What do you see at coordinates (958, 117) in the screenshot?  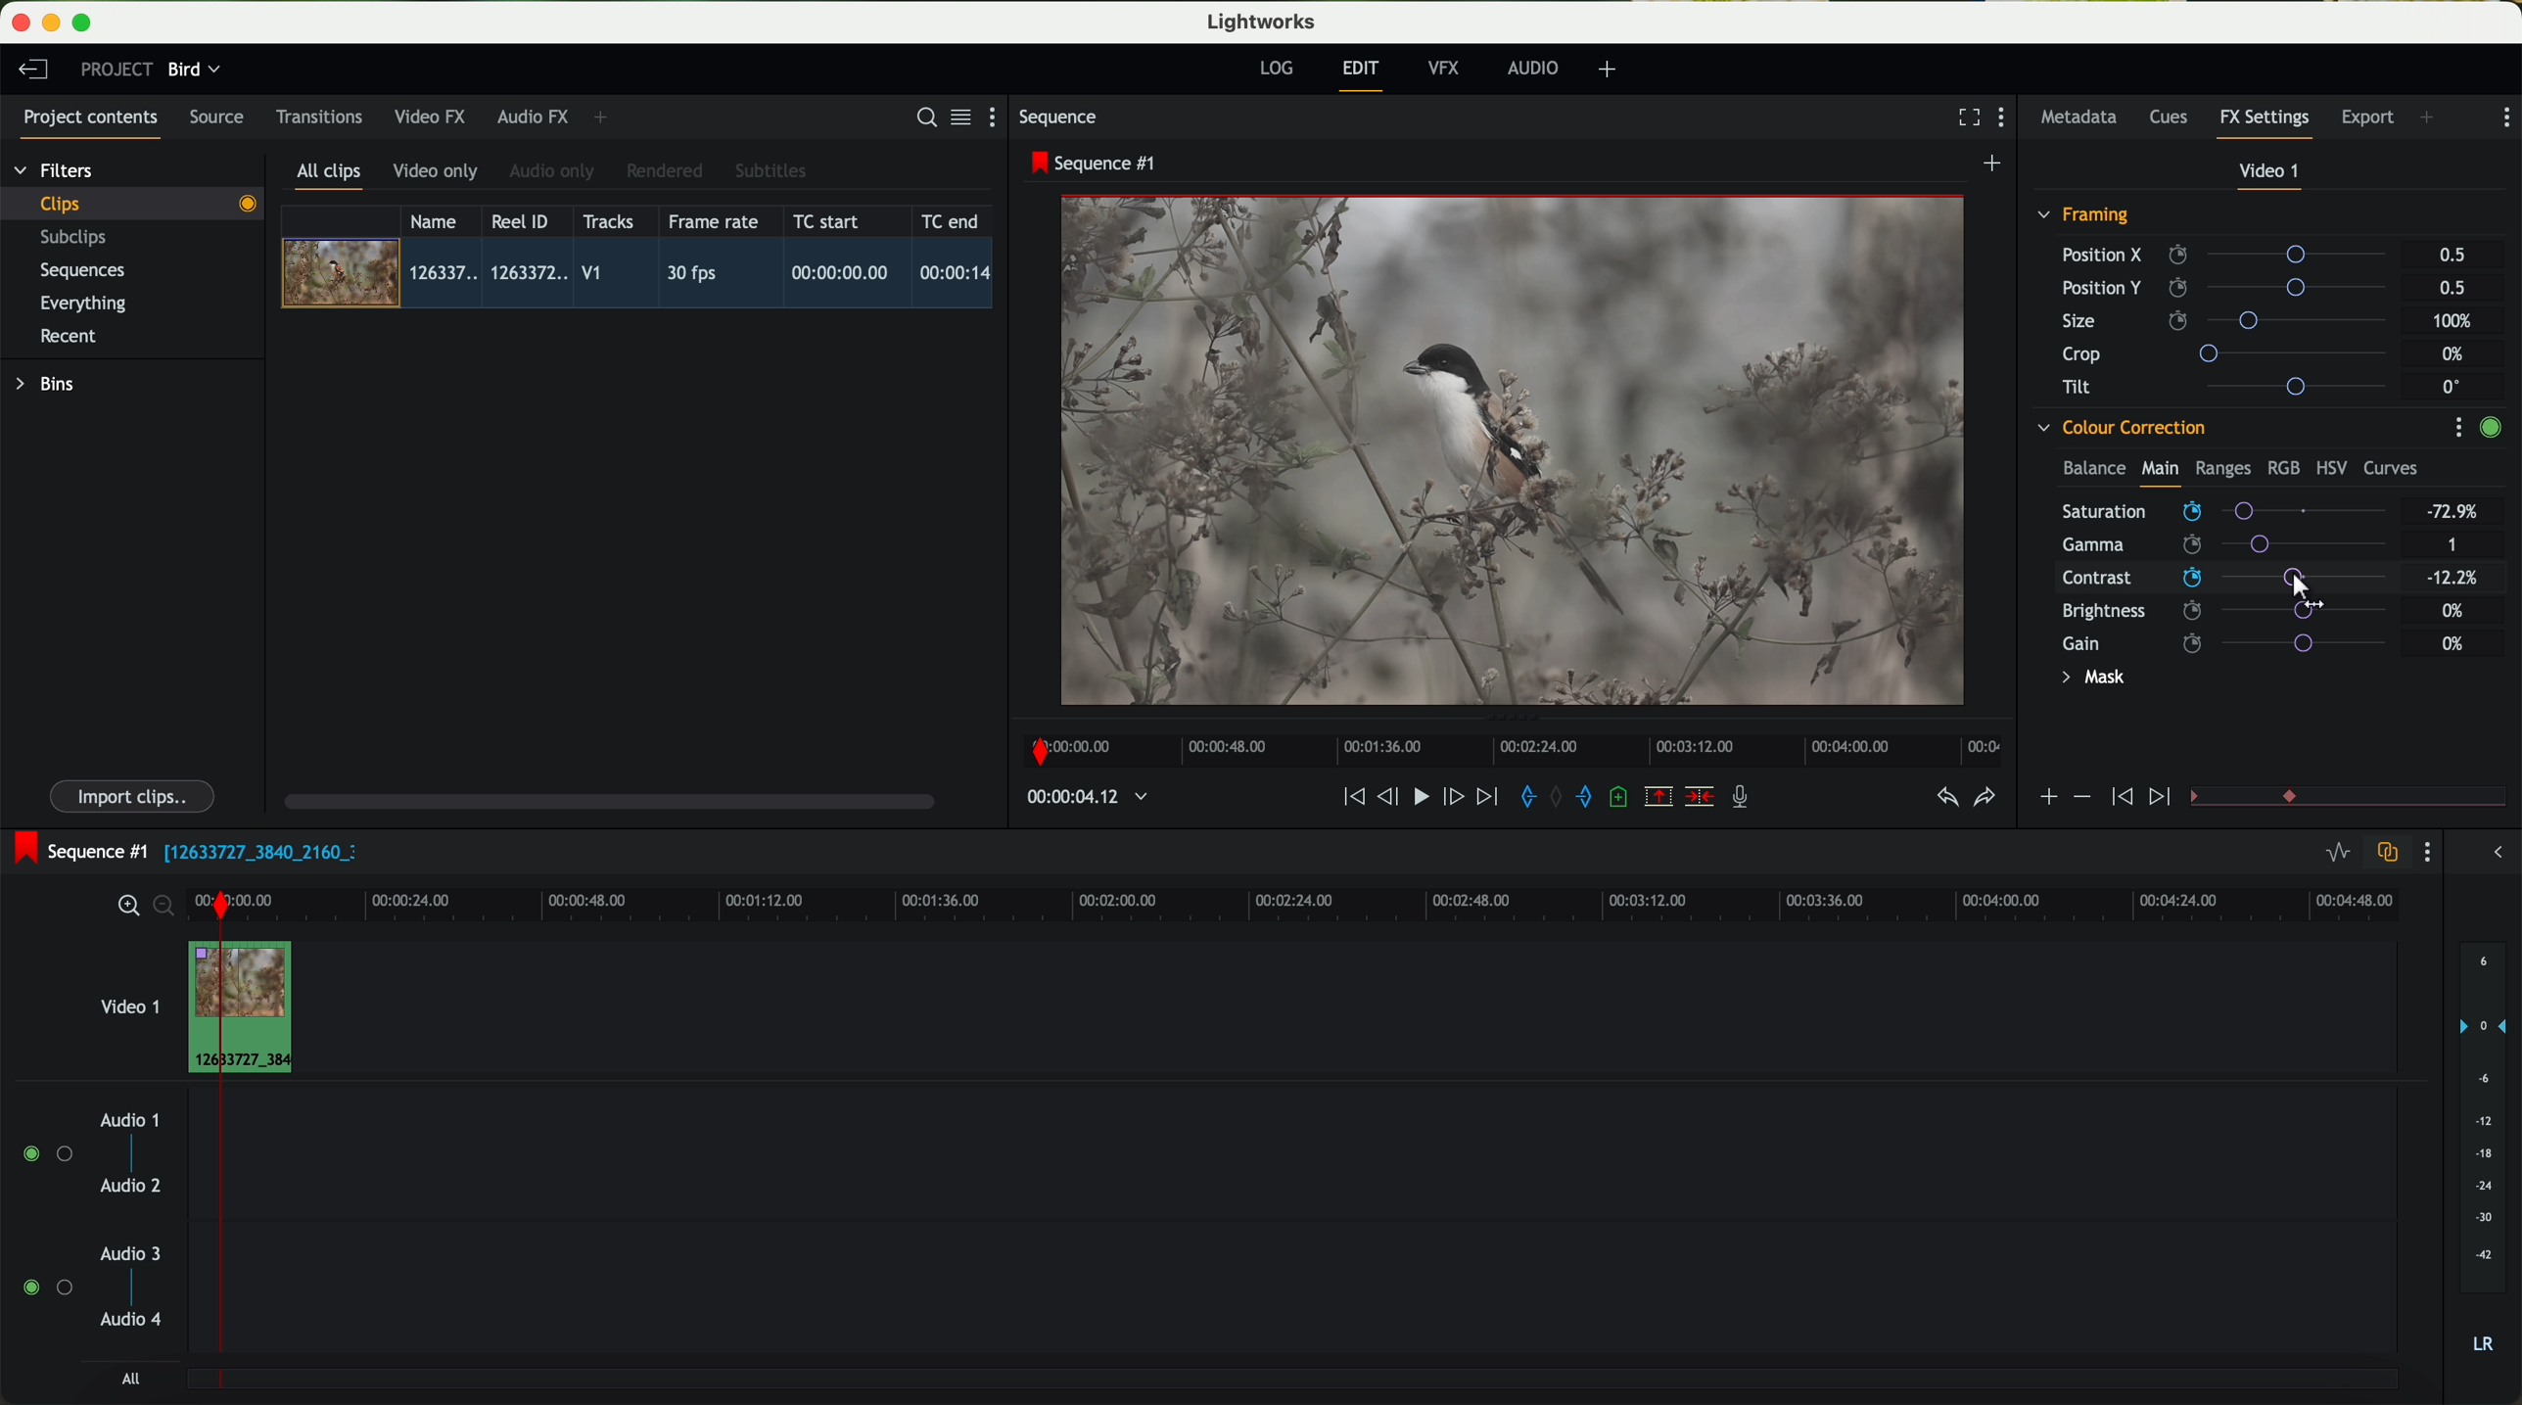 I see `toggle between list and title view` at bounding box center [958, 117].